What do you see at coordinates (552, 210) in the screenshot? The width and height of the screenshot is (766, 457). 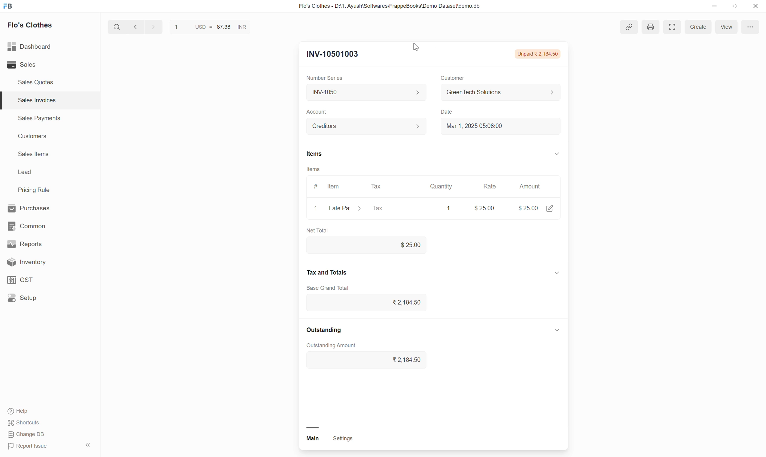 I see `edit amount ` at bounding box center [552, 210].